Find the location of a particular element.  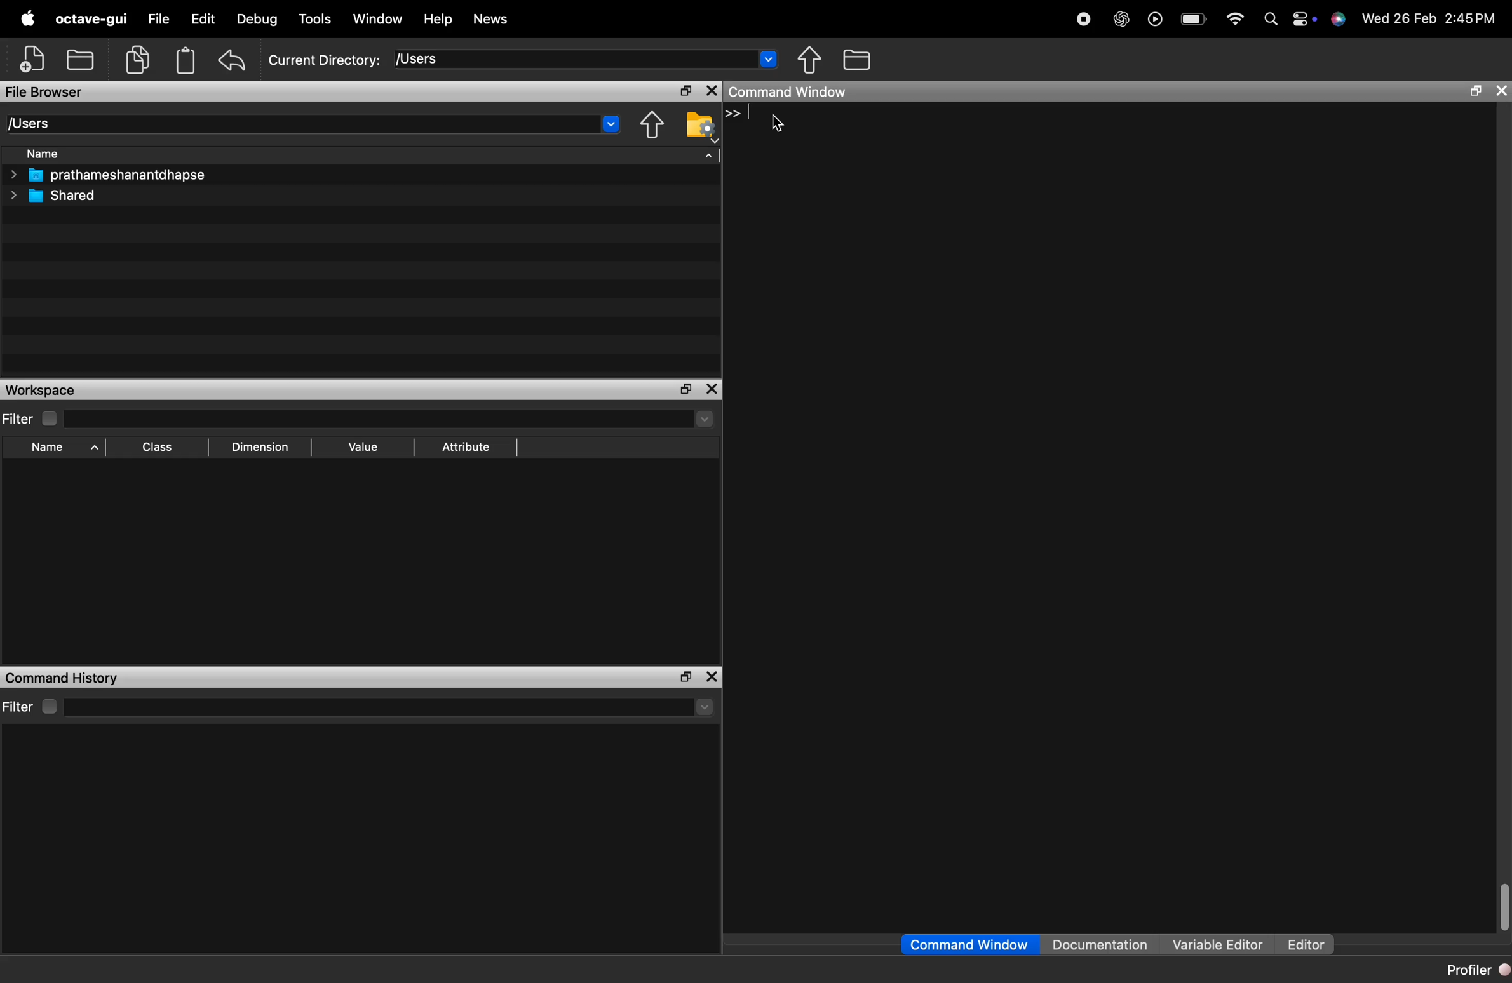

settings is located at coordinates (699, 131).